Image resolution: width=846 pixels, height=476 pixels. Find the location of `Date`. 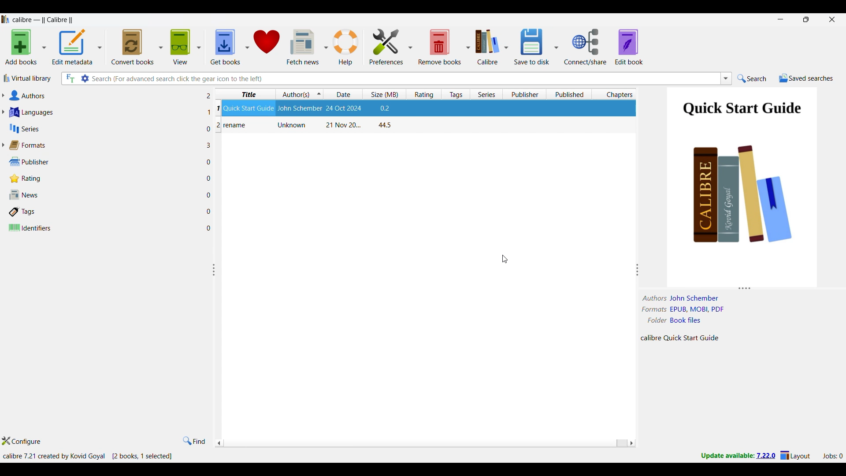

Date is located at coordinates (345, 108).